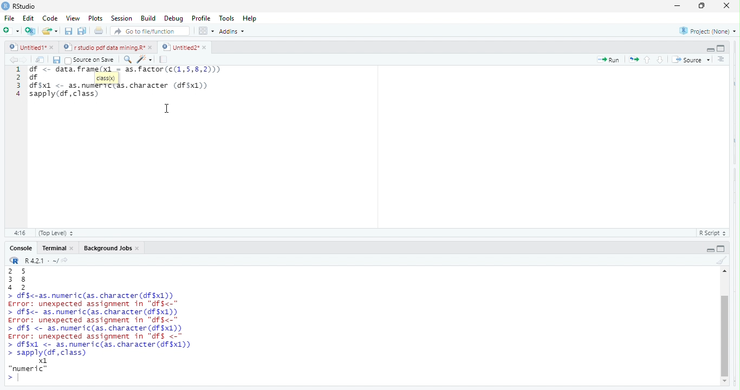  Describe the element at coordinates (726, 381) in the screenshot. I see `scroll down` at that location.